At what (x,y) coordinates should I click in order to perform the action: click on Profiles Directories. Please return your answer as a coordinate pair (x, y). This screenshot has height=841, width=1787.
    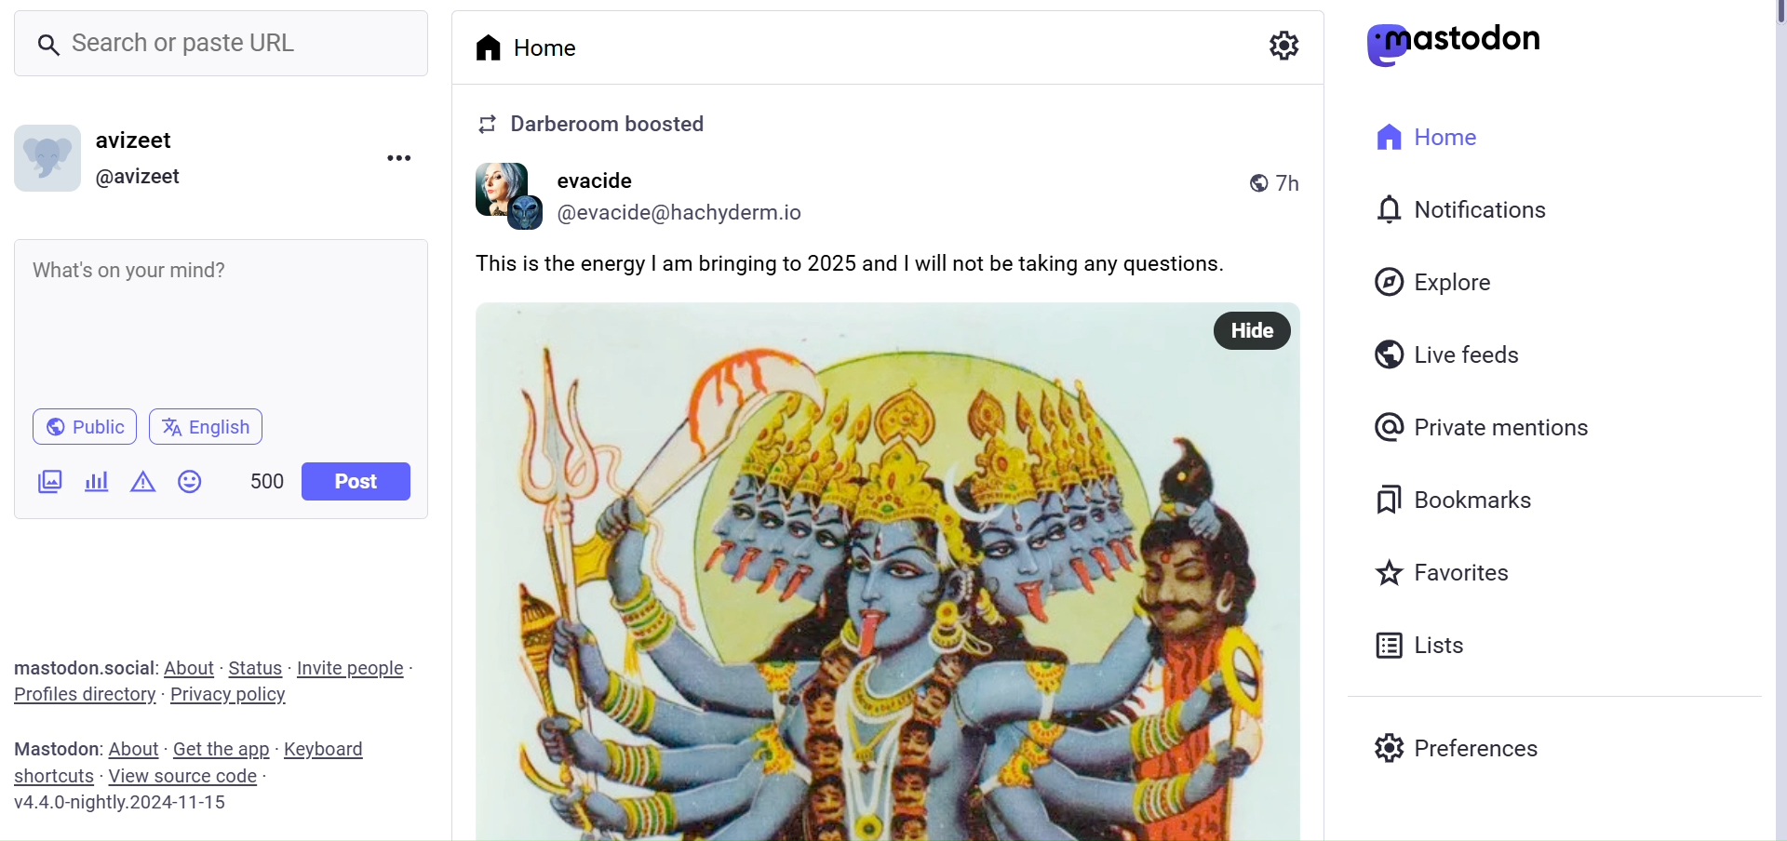
    Looking at the image, I should click on (84, 698).